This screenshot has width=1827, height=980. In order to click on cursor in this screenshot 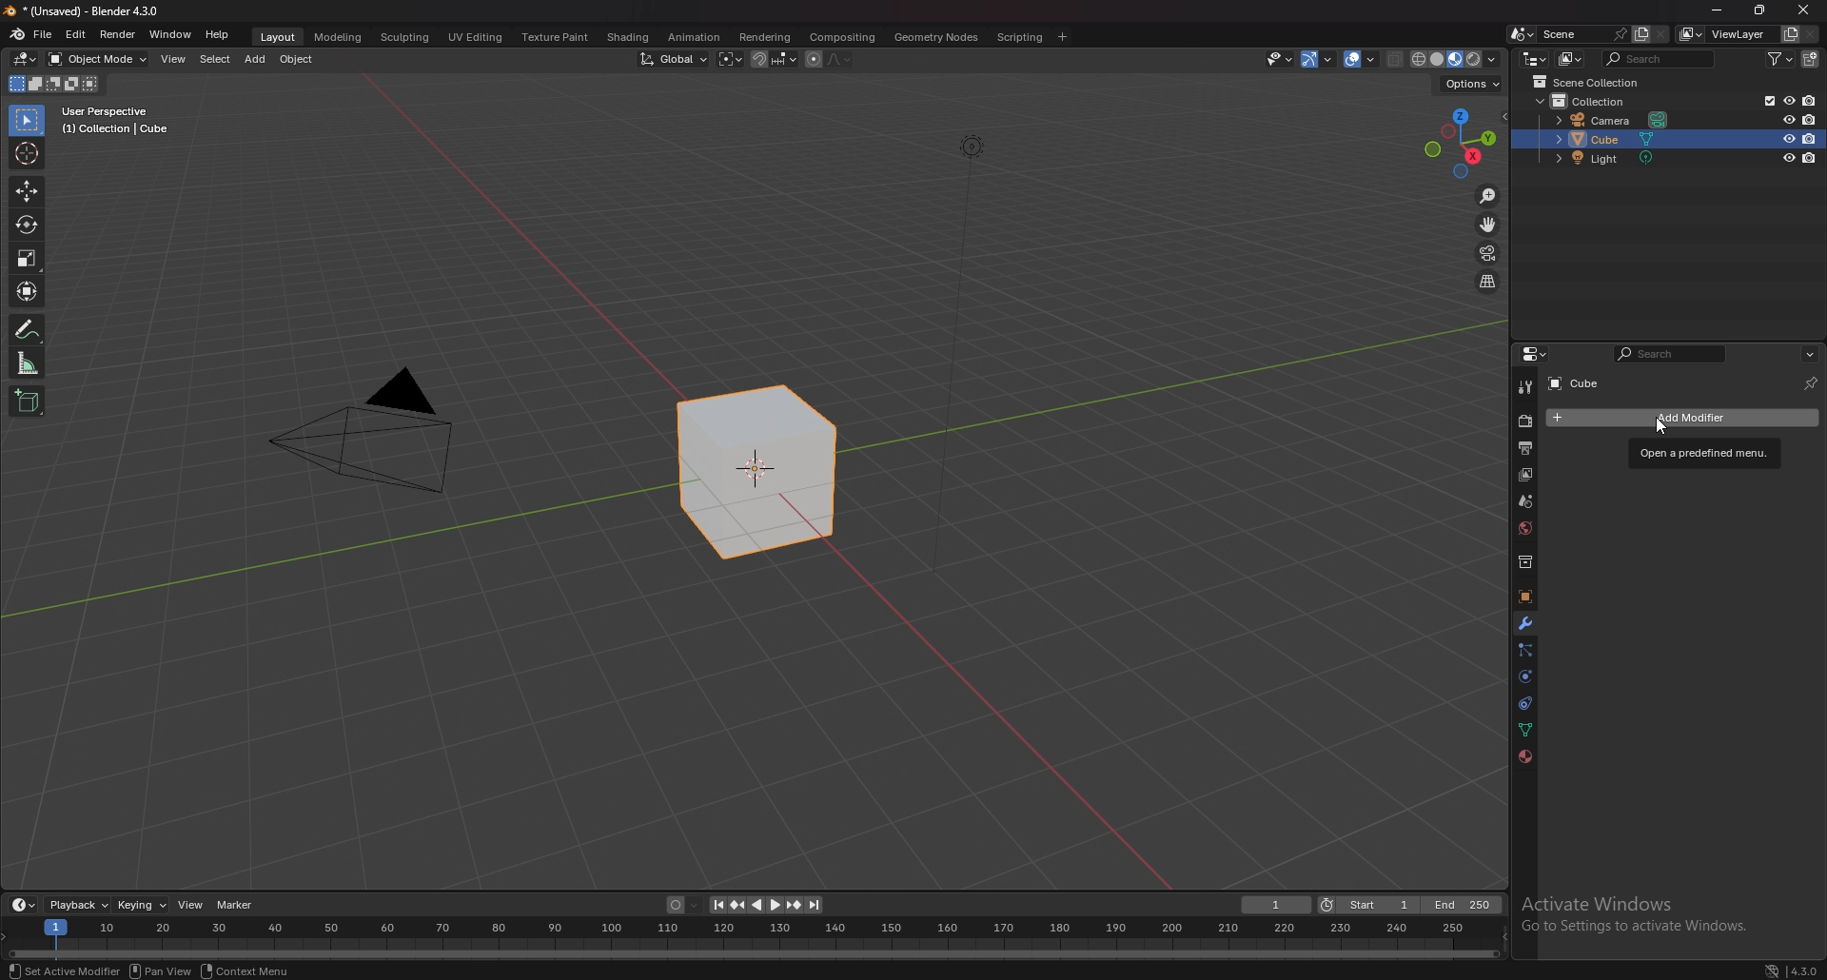, I will do `click(1670, 425)`.